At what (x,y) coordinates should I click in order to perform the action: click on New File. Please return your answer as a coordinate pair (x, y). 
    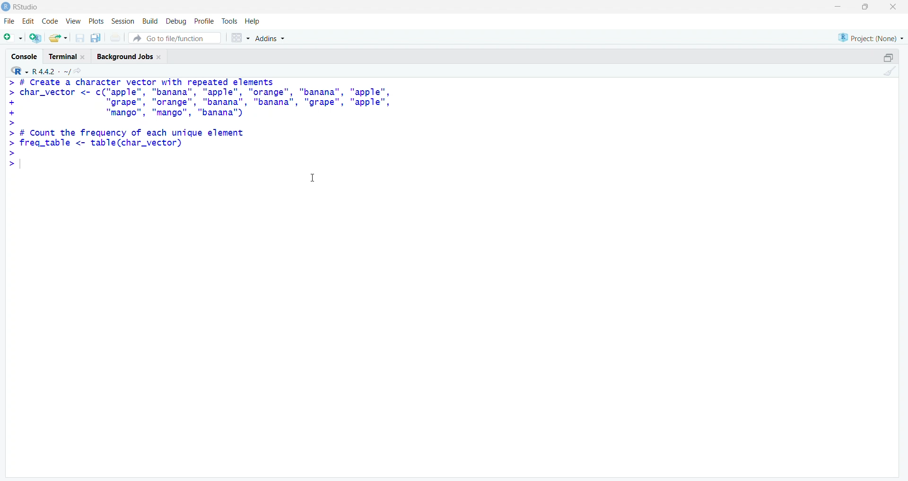
    Looking at the image, I should click on (12, 38).